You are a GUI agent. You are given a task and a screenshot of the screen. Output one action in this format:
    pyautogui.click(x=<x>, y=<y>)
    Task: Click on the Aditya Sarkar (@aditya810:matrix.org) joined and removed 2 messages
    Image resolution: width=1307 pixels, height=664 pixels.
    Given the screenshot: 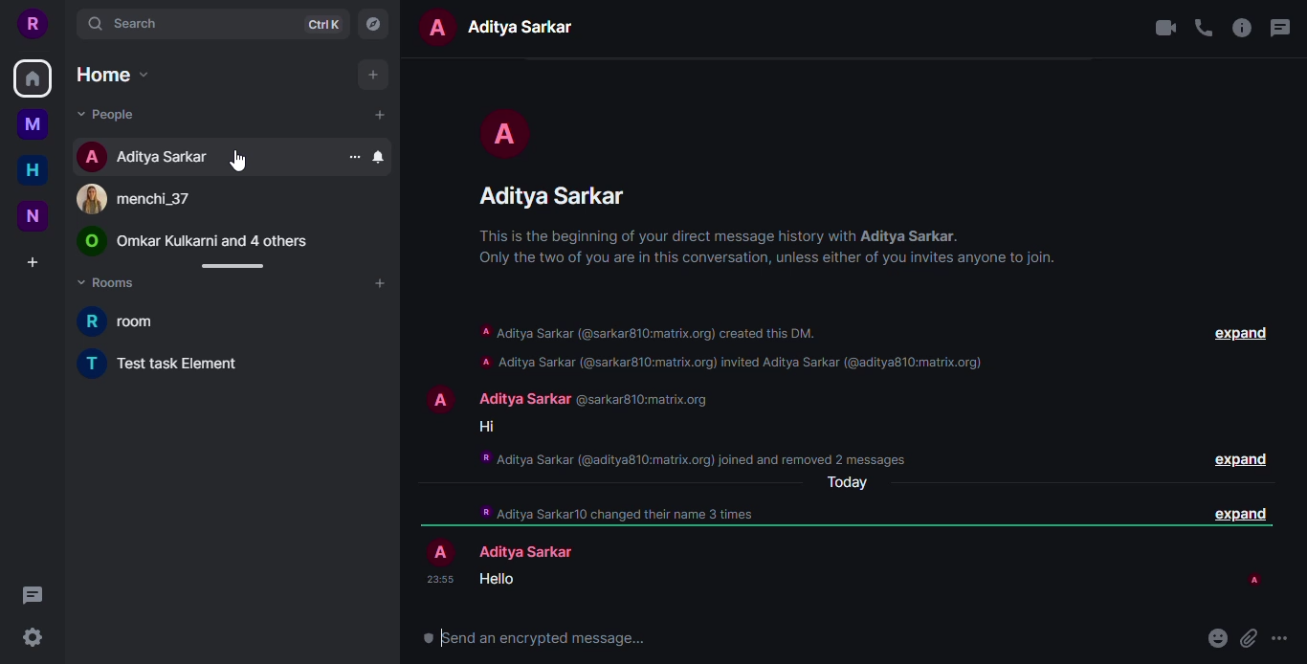 What is the action you would take?
    pyautogui.click(x=688, y=459)
    